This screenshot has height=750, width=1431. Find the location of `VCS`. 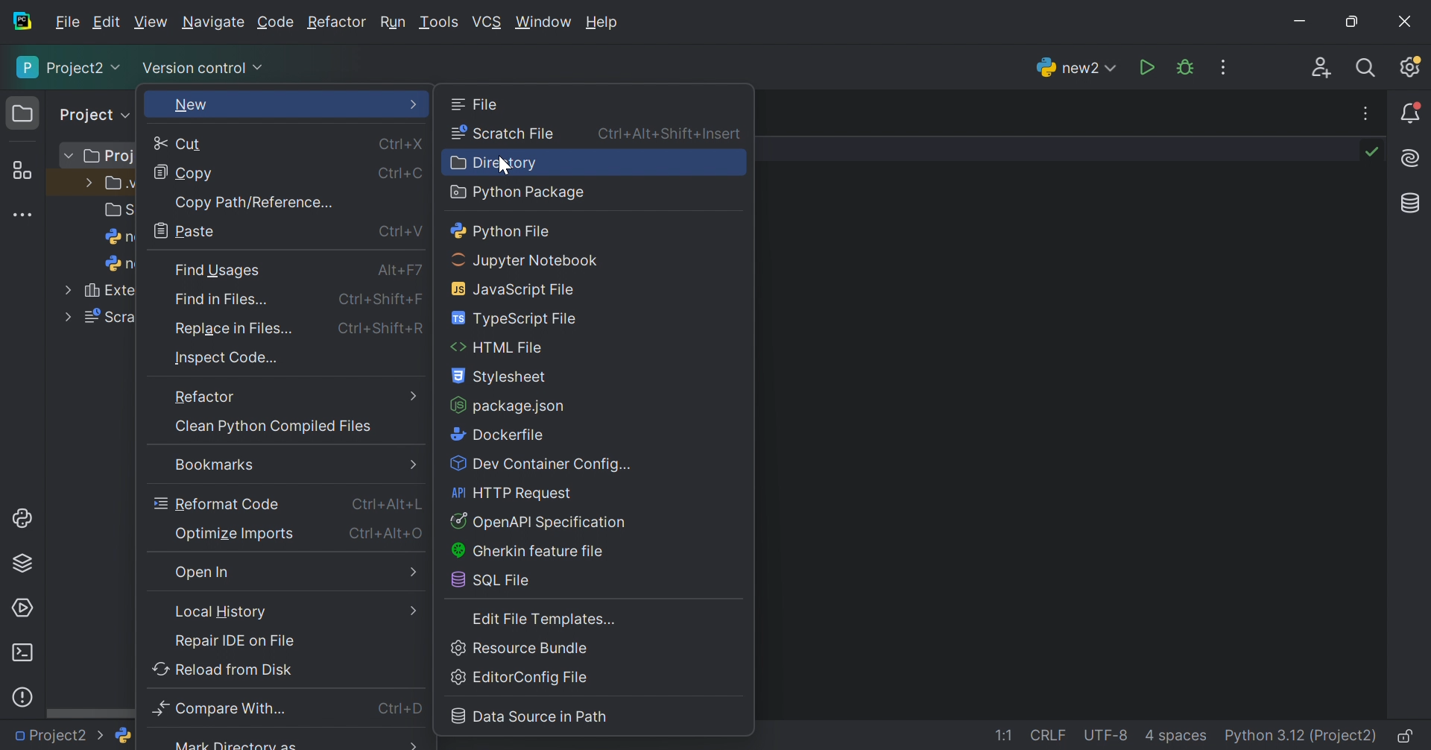

VCS is located at coordinates (487, 22).